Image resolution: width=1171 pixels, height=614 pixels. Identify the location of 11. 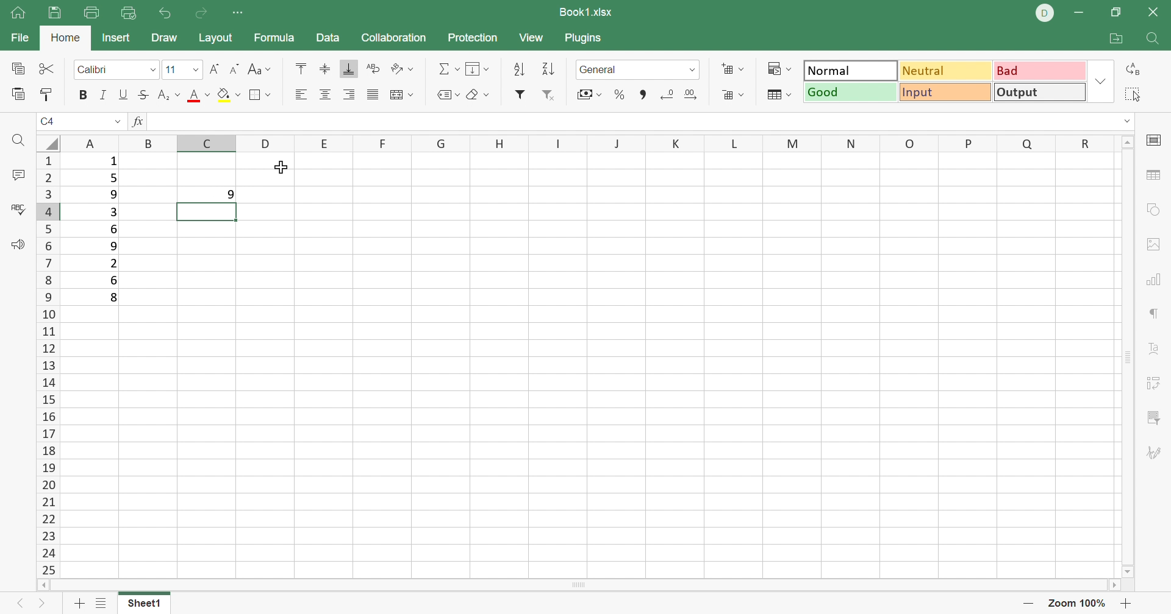
(173, 70).